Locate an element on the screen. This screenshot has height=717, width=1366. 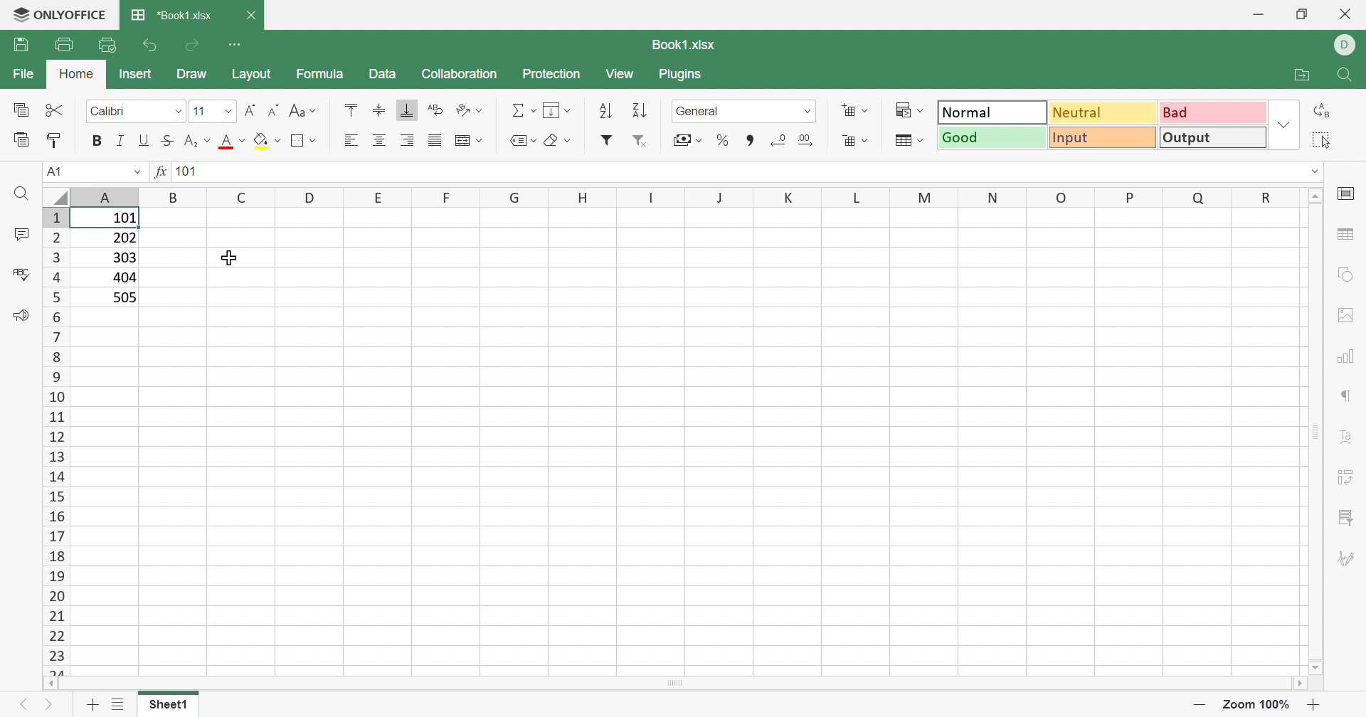
Output is located at coordinates (1214, 137).